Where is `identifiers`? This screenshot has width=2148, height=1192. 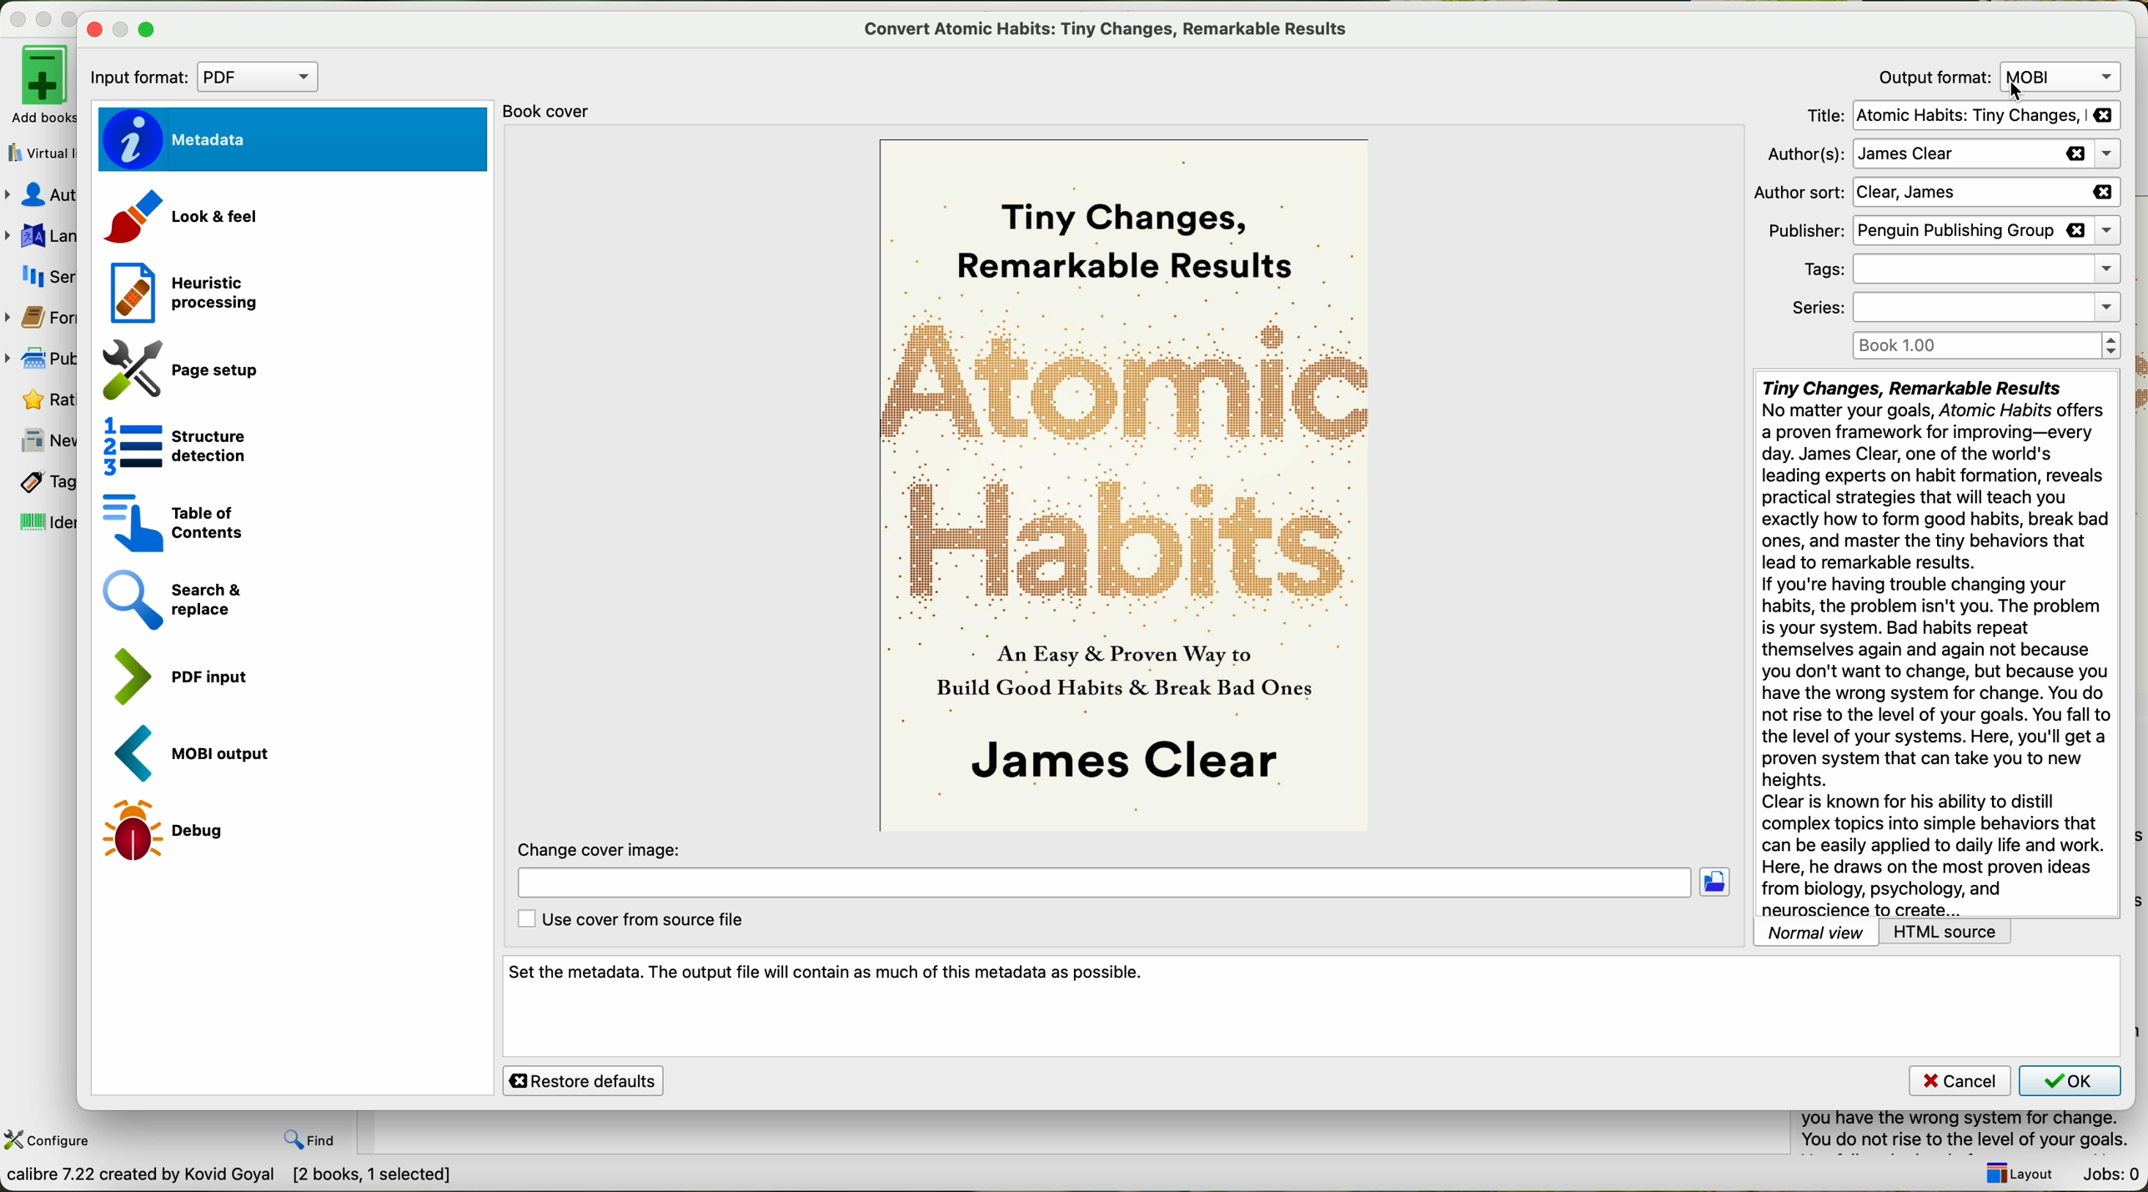
identifiers is located at coordinates (40, 522).